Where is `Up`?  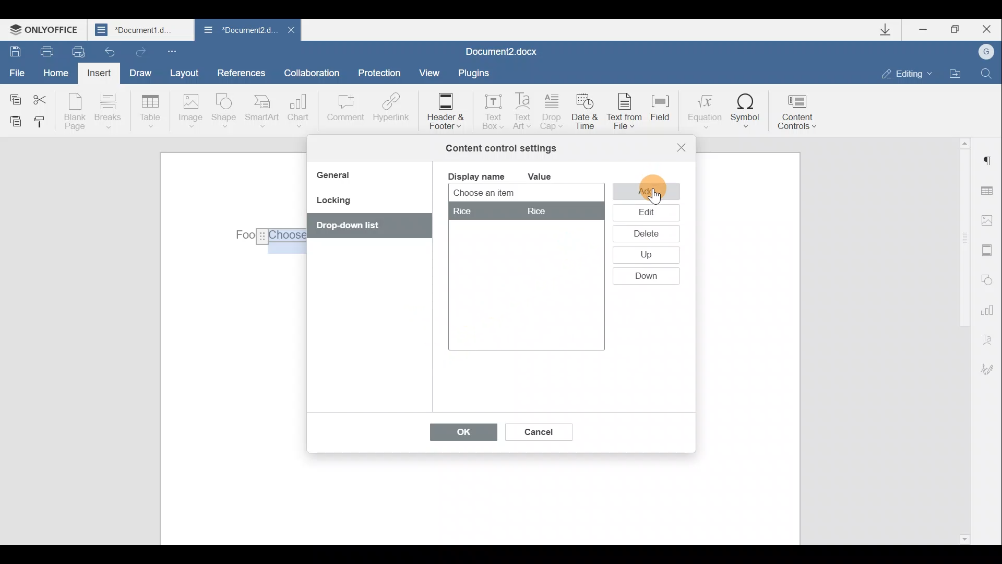
Up is located at coordinates (645, 256).